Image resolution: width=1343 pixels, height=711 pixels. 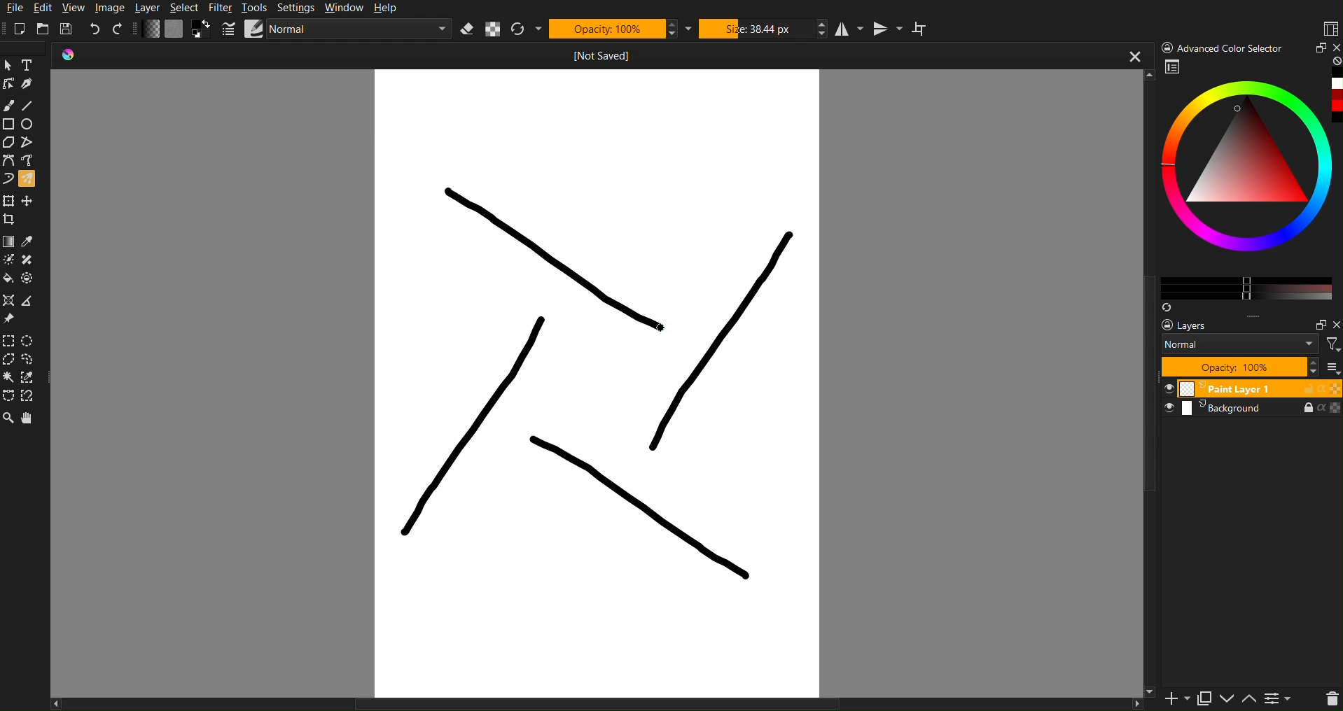 What do you see at coordinates (762, 29) in the screenshot?
I see `Size` at bounding box center [762, 29].